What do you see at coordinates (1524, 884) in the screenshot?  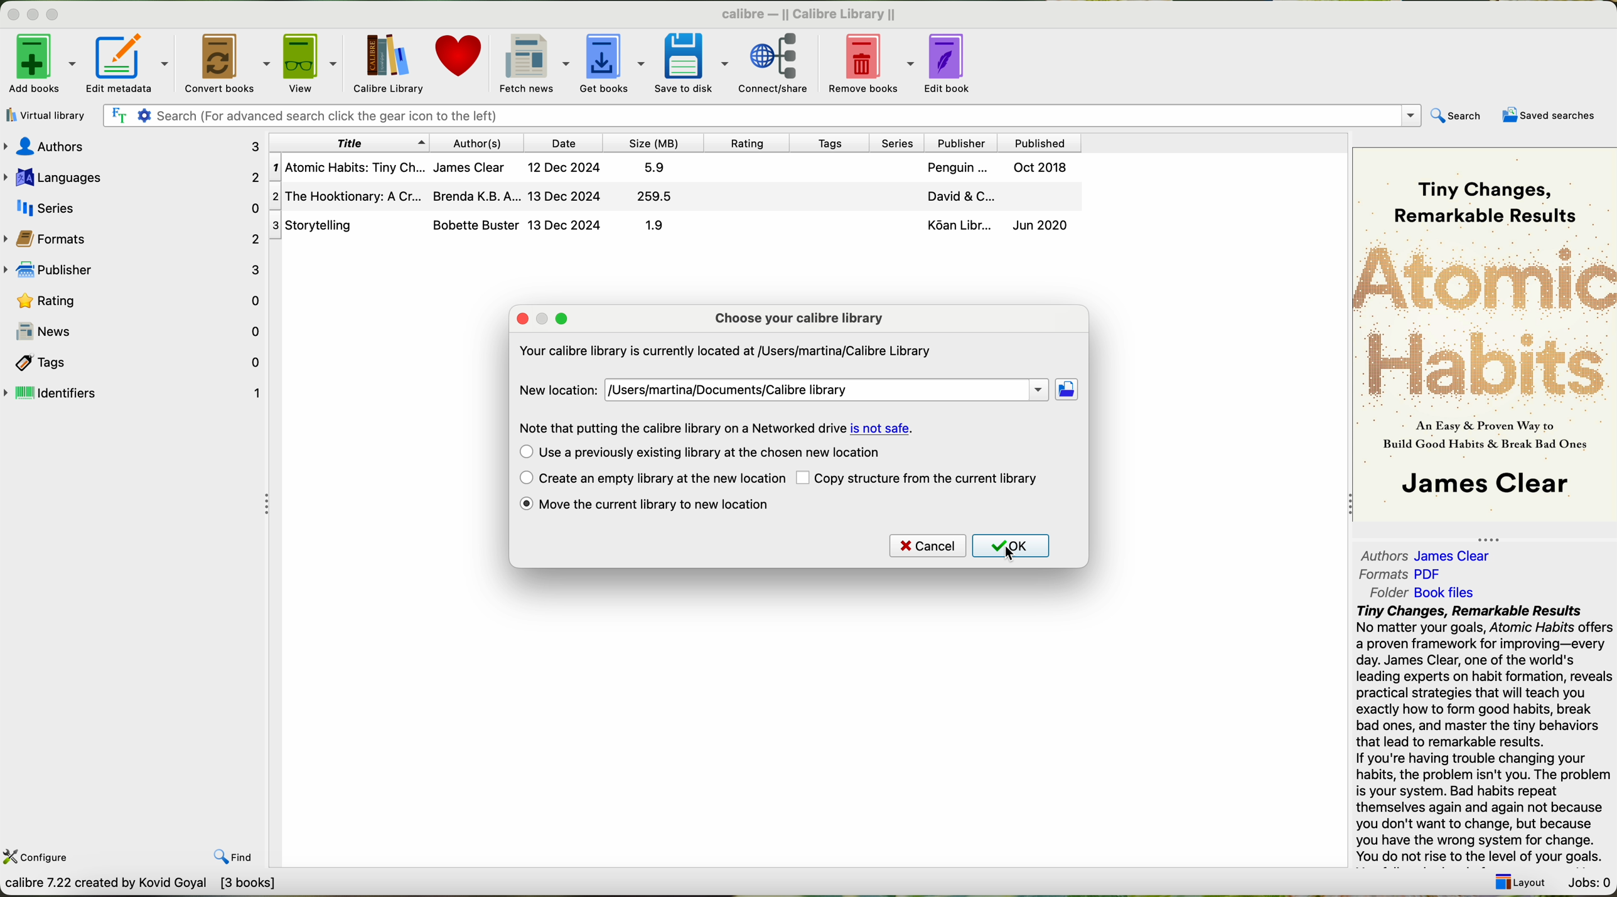 I see `layout` at bounding box center [1524, 884].